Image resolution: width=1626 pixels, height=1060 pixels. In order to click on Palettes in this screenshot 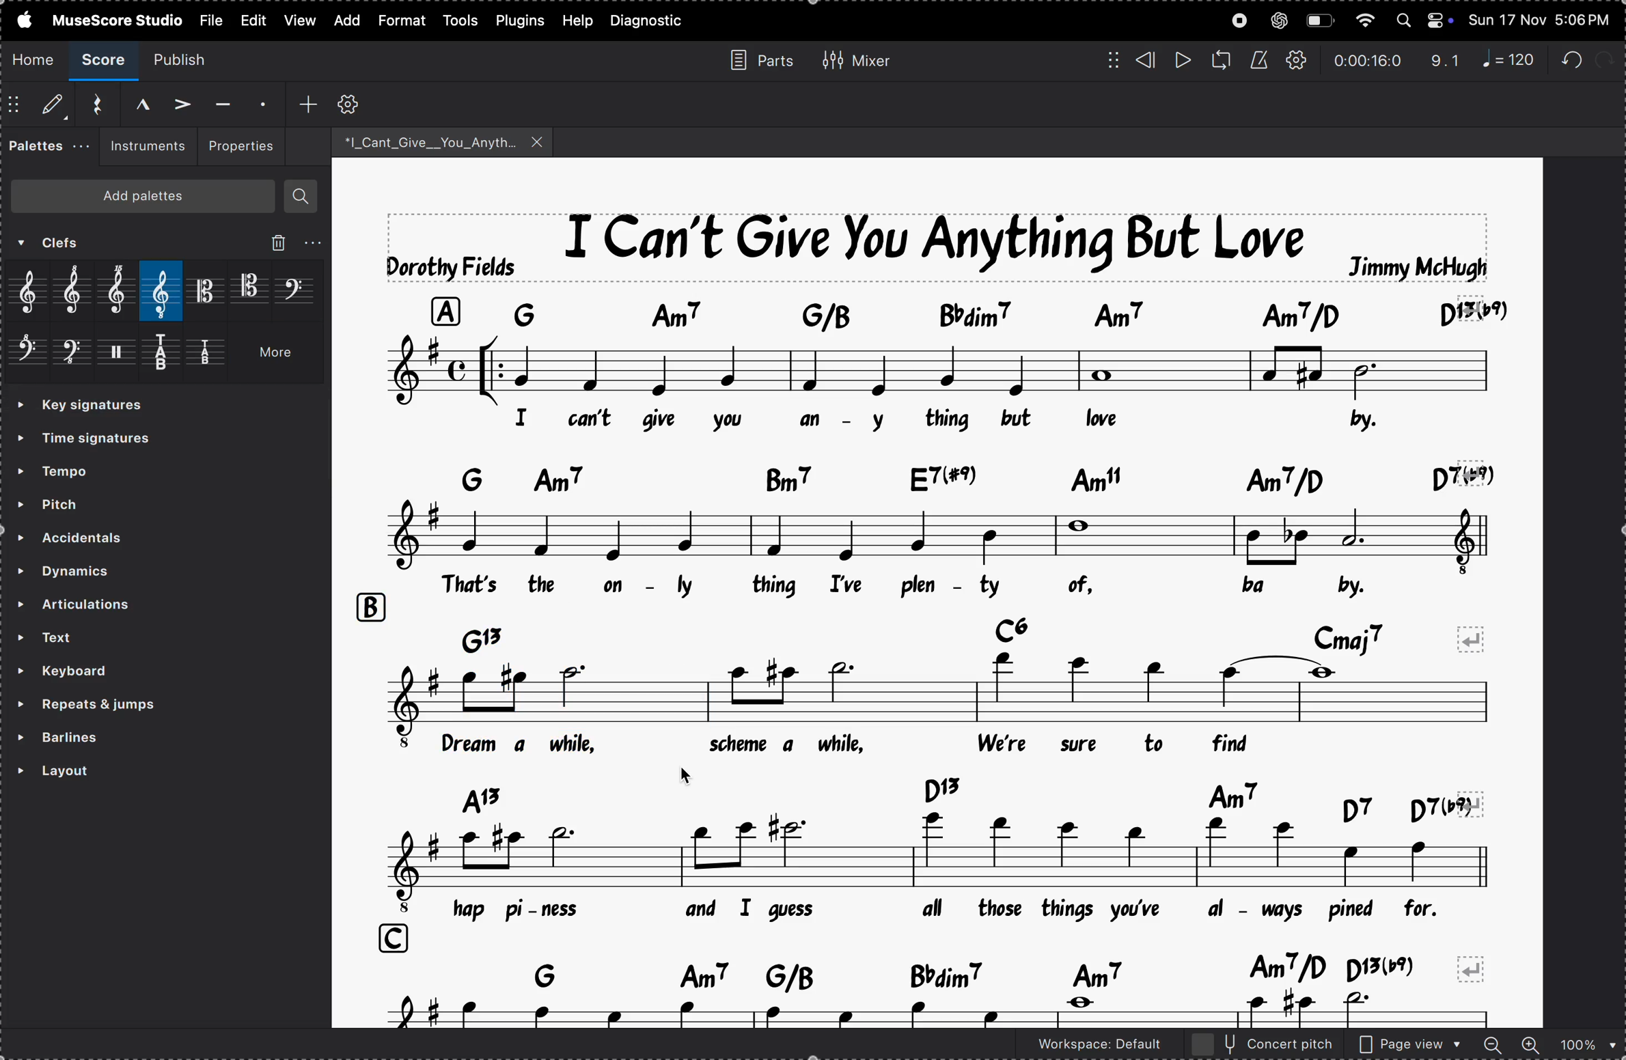, I will do `click(38, 149)`.